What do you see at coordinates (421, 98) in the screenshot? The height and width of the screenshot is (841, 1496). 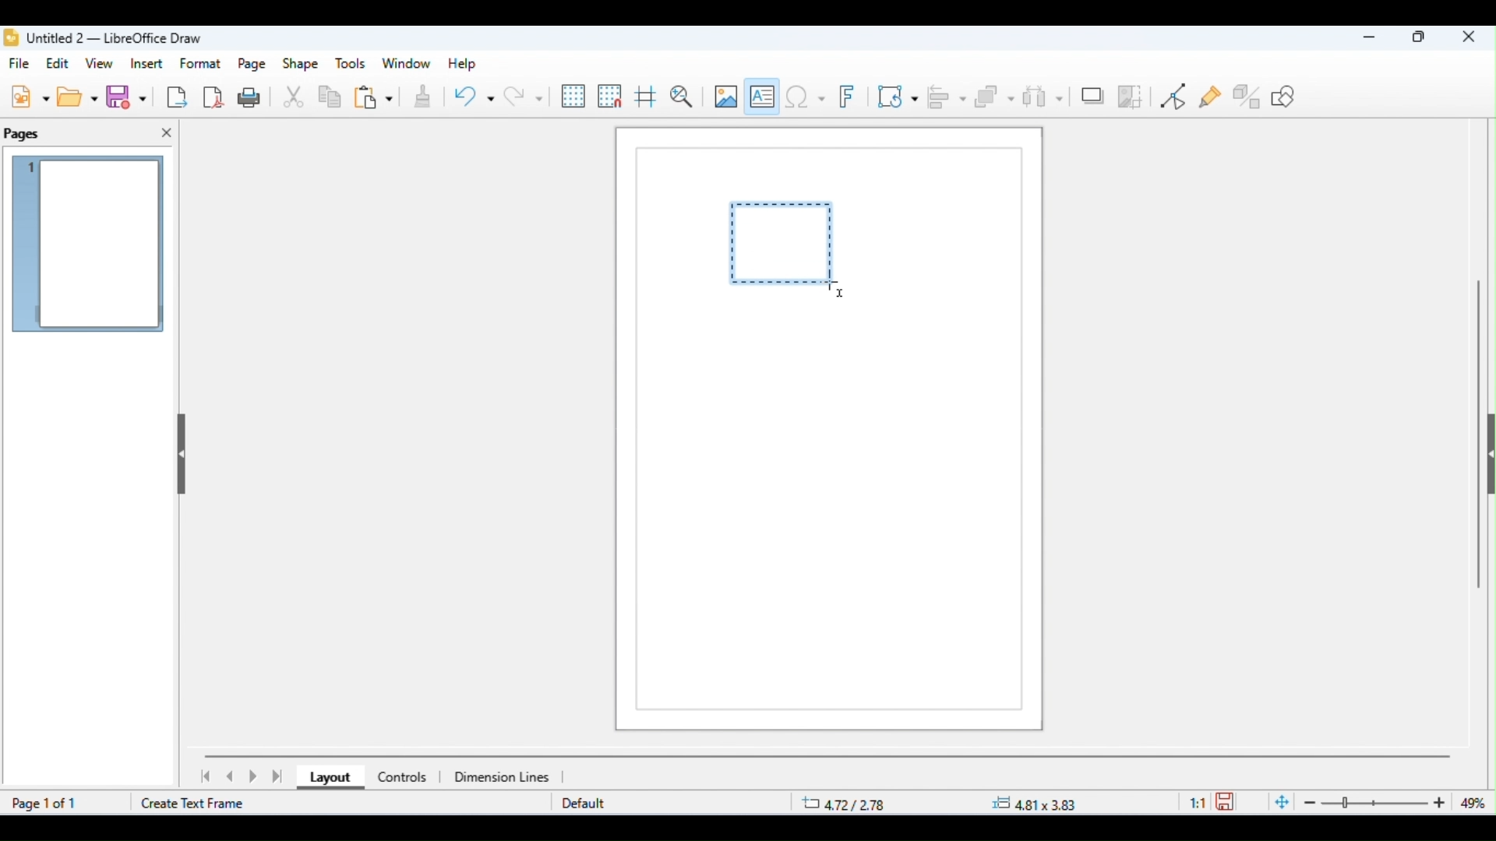 I see `clone` at bounding box center [421, 98].